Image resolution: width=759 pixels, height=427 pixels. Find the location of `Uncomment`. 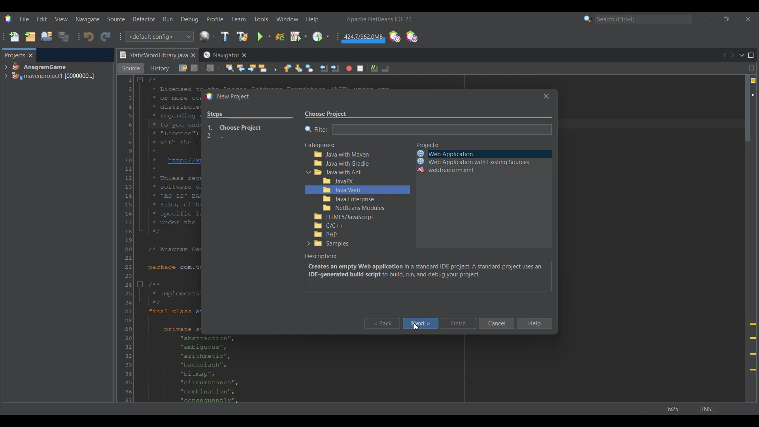

Uncomment is located at coordinates (374, 68).